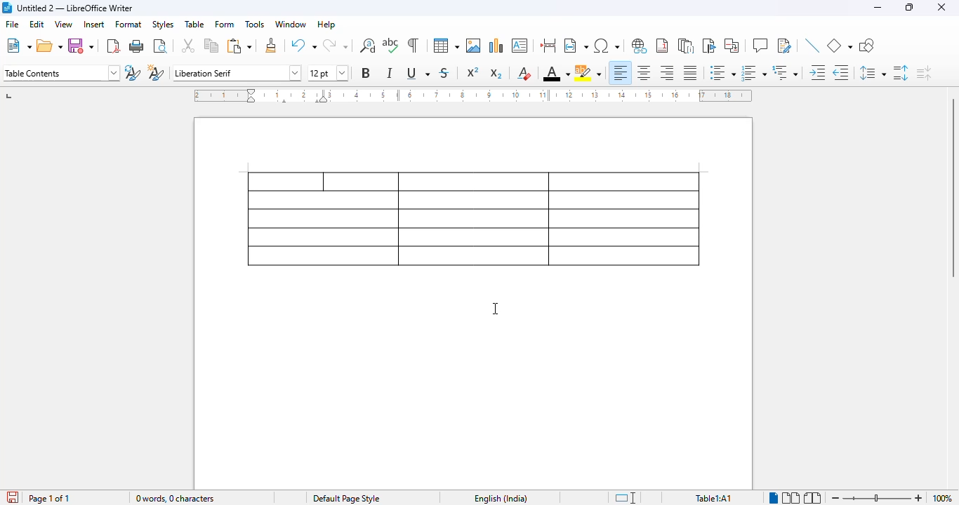 The height and width of the screenshot is (505, 959). Describe the element at coordinates (774, 498) in the screenshot. I see `single-page view` at that location.